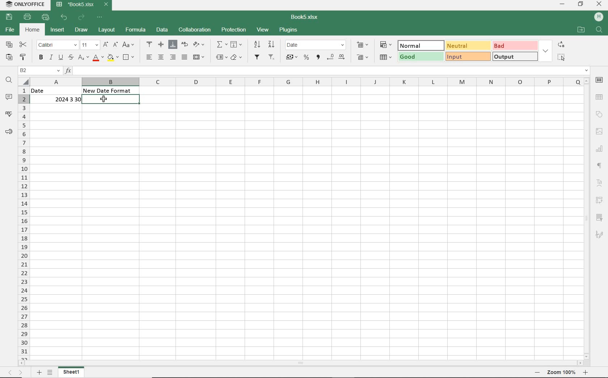 This screenshot has width=608, height=378. What do you see at coordinates (222, 45) in the screenshot?
I see `SUMMATION` at bounding box center [222, 45].